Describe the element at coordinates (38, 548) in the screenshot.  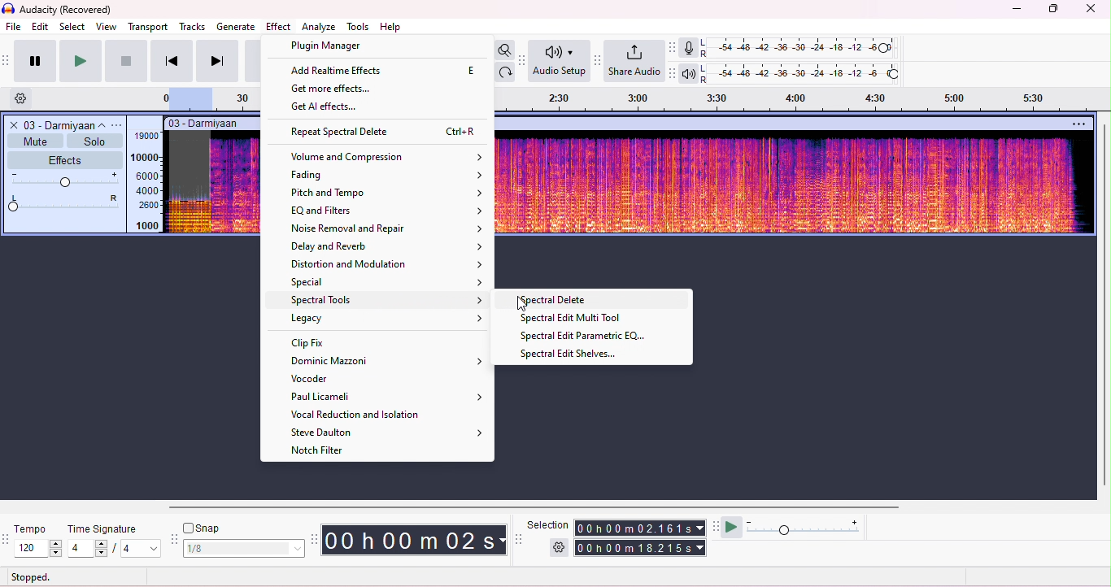
I see `select tempo` at that location.